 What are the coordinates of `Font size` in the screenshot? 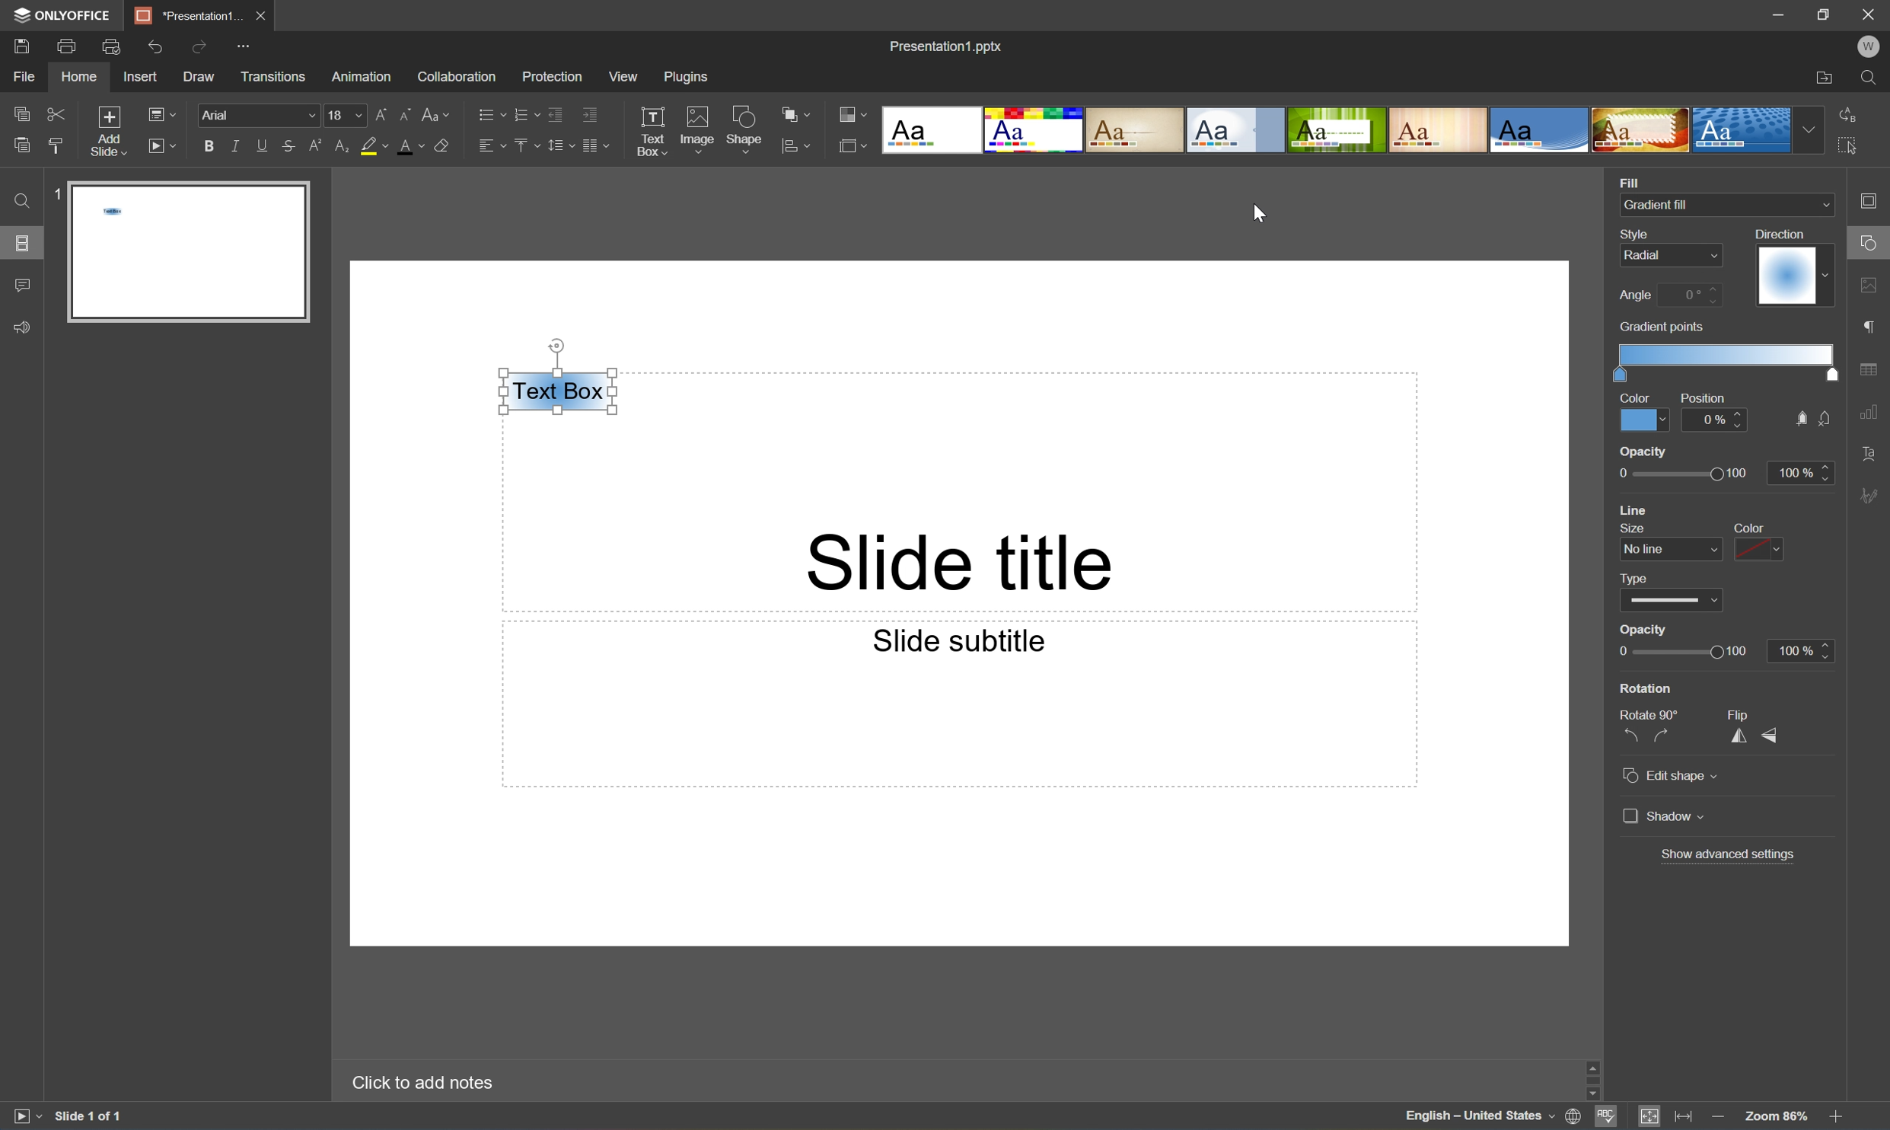 It's located at (345, 113).